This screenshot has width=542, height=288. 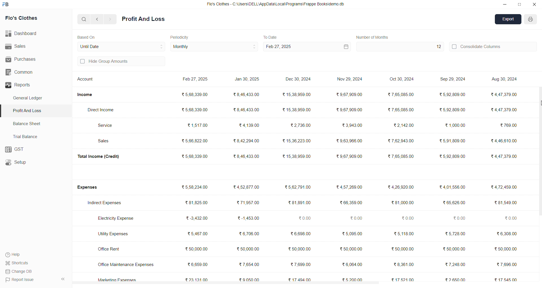 What do you see at coordinates (248, 94) in the screenshot?
I see `₹8,46,433.00` at bounding box center [248, 94].